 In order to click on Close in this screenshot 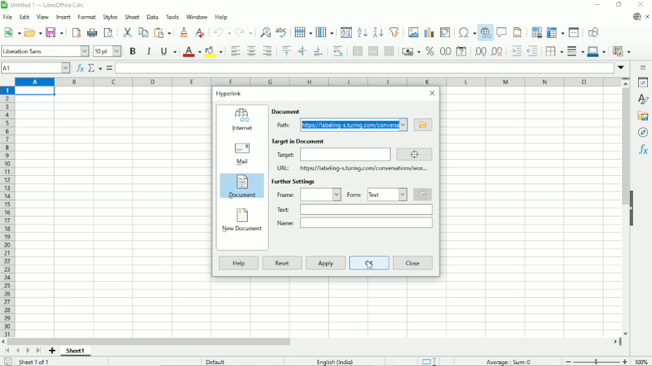, I will do `click(413, 263)`.